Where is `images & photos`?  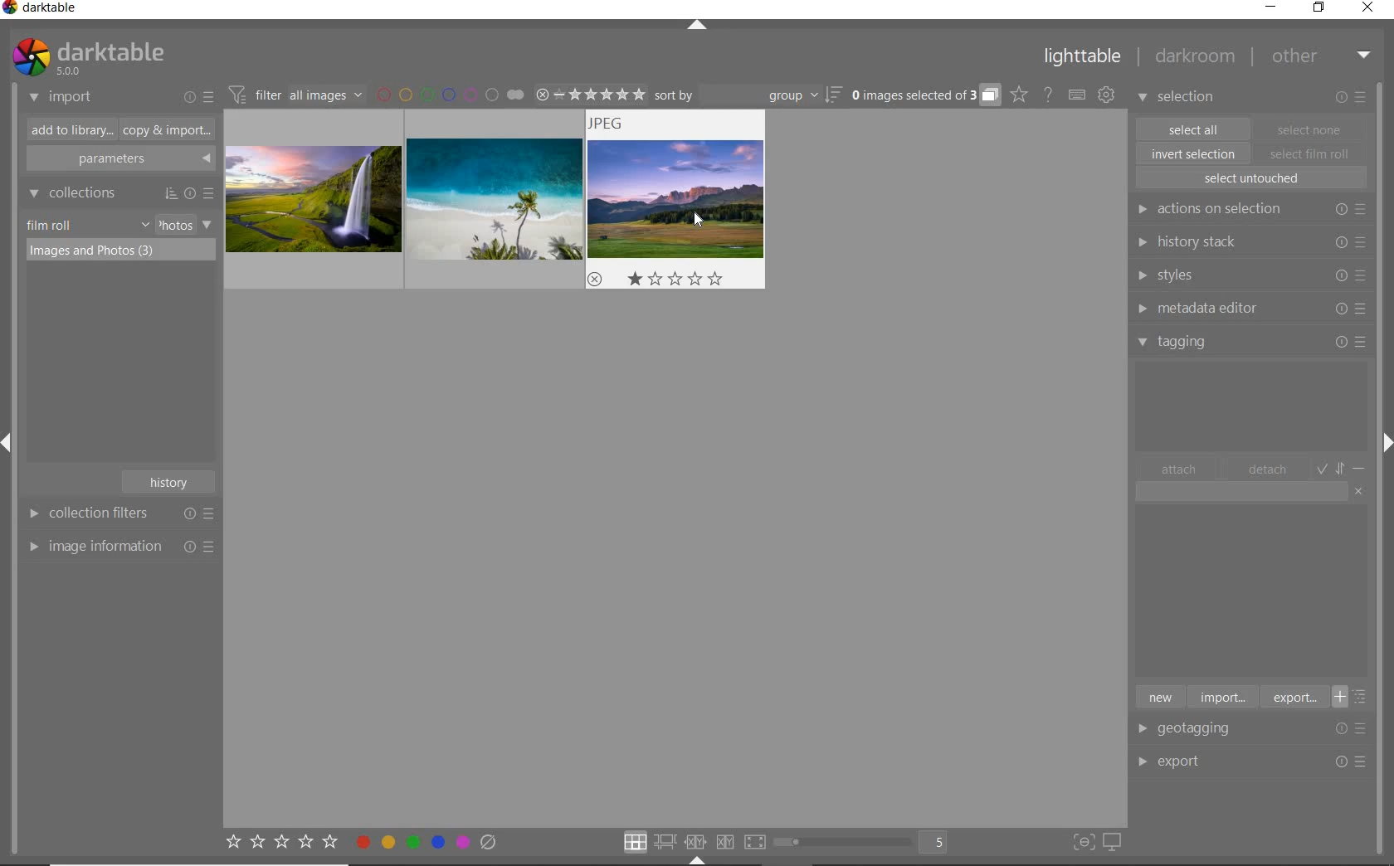
images & photos is located at coordinates (121, 253).